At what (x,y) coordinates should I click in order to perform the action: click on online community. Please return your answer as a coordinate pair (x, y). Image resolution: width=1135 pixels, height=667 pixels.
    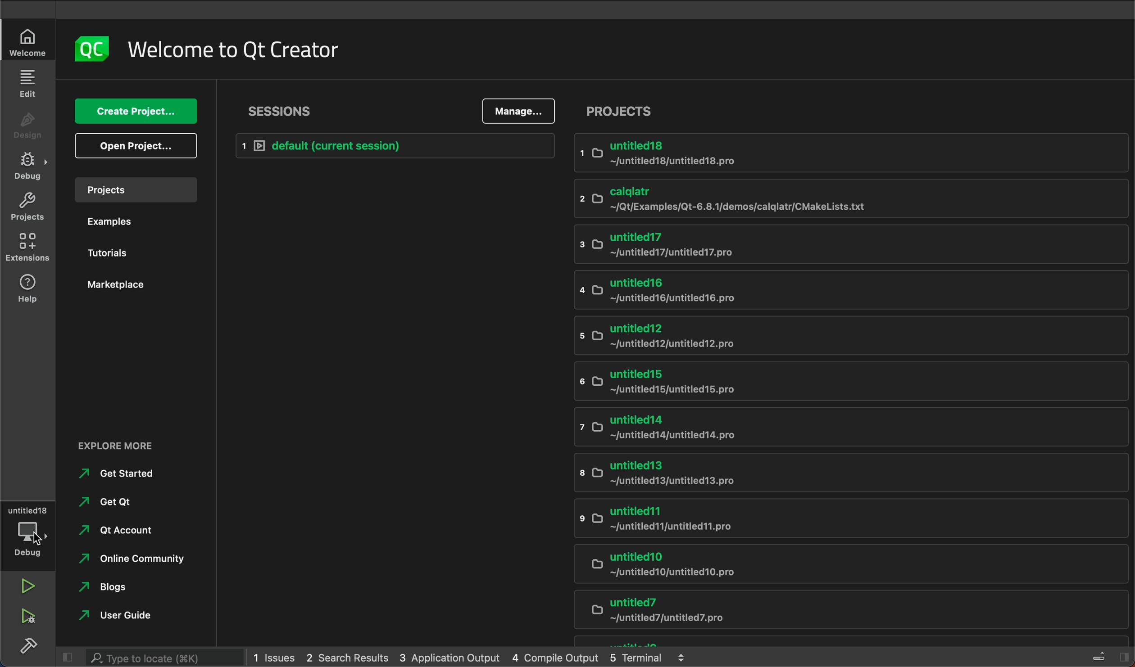
    Looking at the image, I should click on (132, 559).